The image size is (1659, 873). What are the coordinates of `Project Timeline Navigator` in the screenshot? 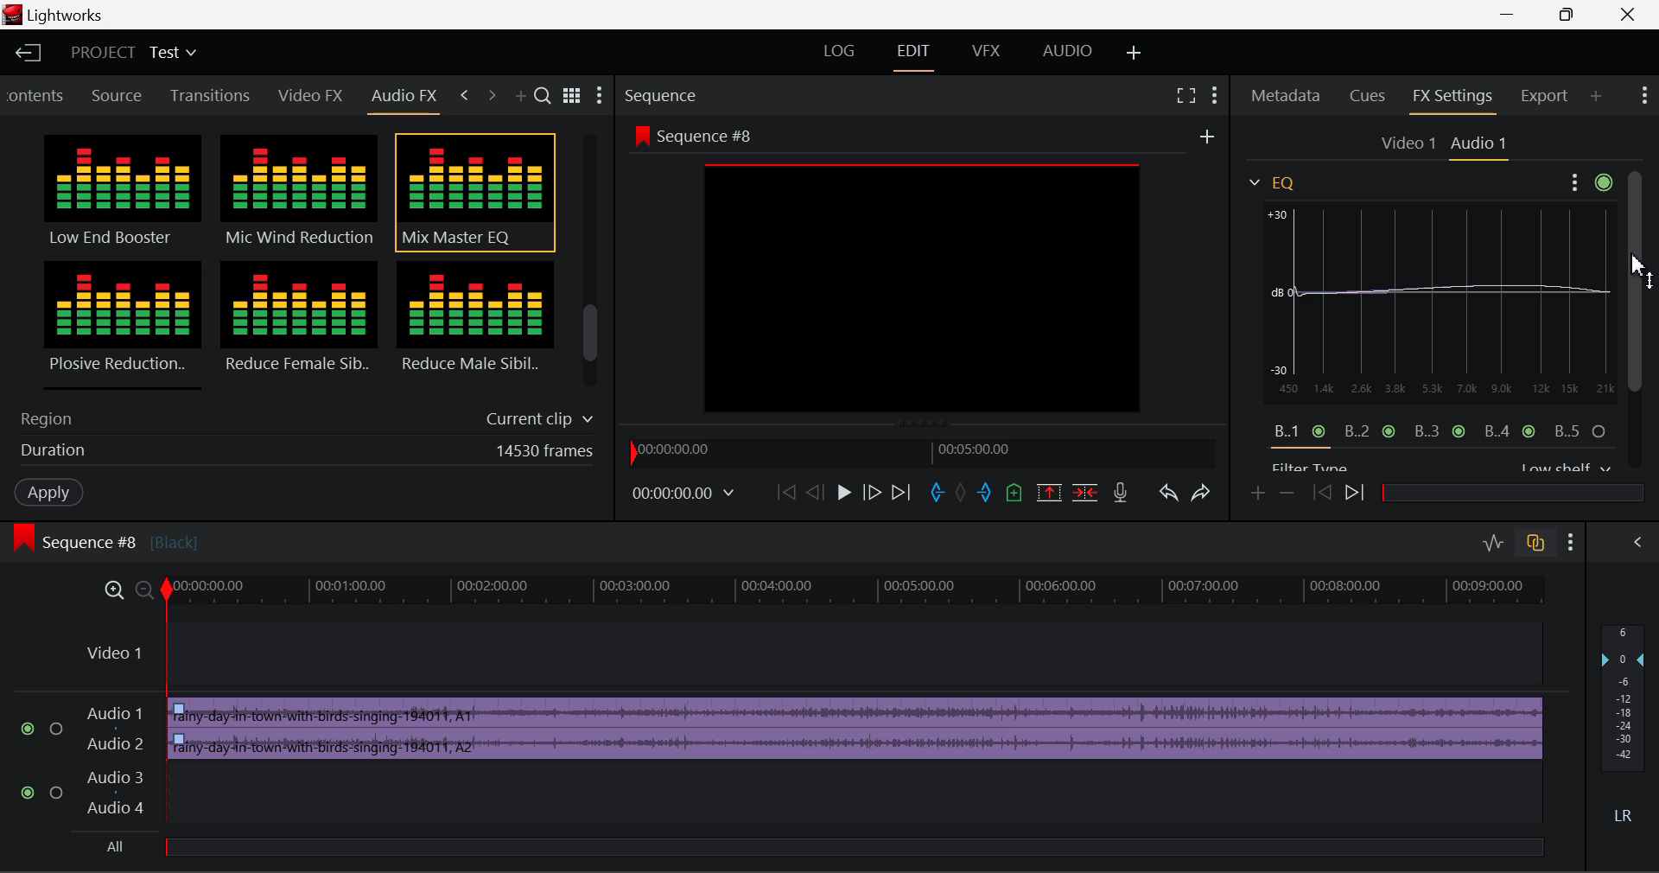 It's located at (919, 451).